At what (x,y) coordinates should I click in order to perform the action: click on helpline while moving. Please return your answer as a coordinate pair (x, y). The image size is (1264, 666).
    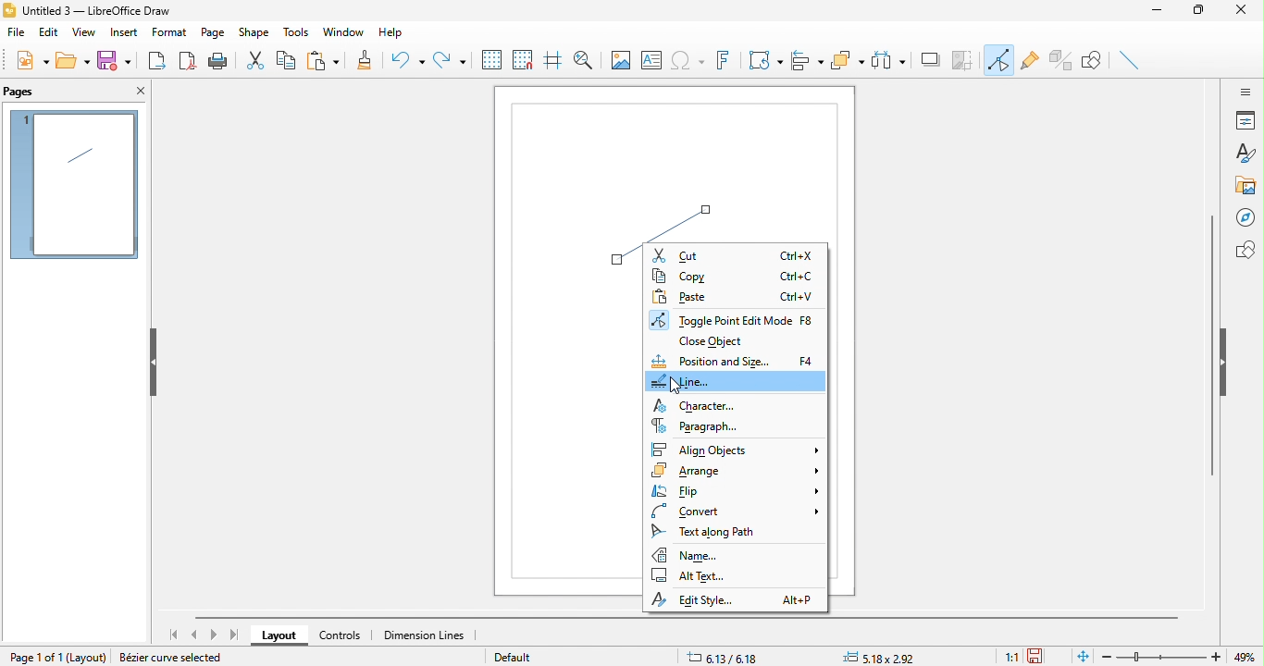
    Looking at the image, I should click on (551, 62).